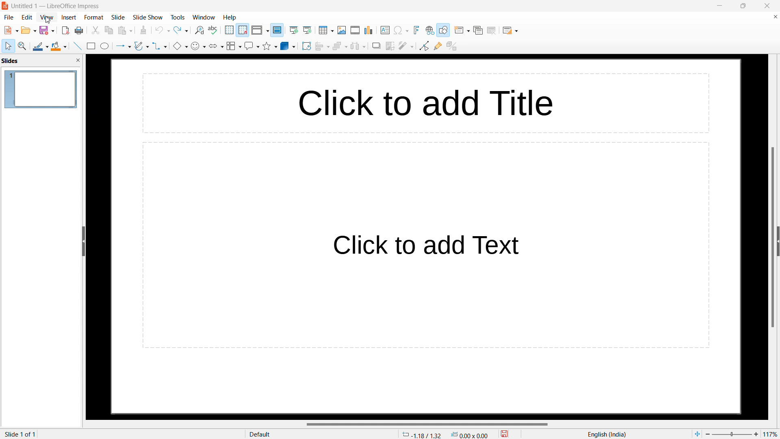 Image resolution: width=780 pixels, height=439 pixels. I want to click on callout shapes, so click(252, 46).